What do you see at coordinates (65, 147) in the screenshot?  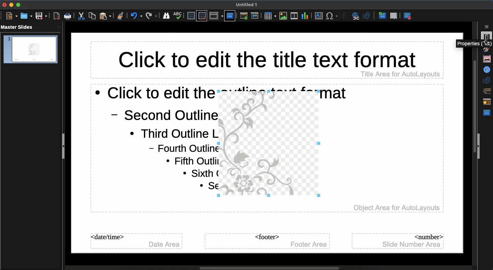 I see `Collapse` at bounding box center [65, 147].